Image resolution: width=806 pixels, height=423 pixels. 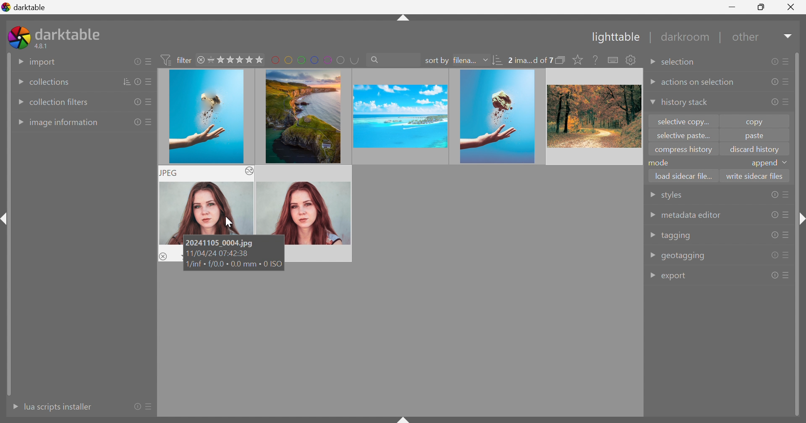 What do you see at coordinates (228, 222) in the screenshot?
I see `Cursor` at bounding box center [228, 222].